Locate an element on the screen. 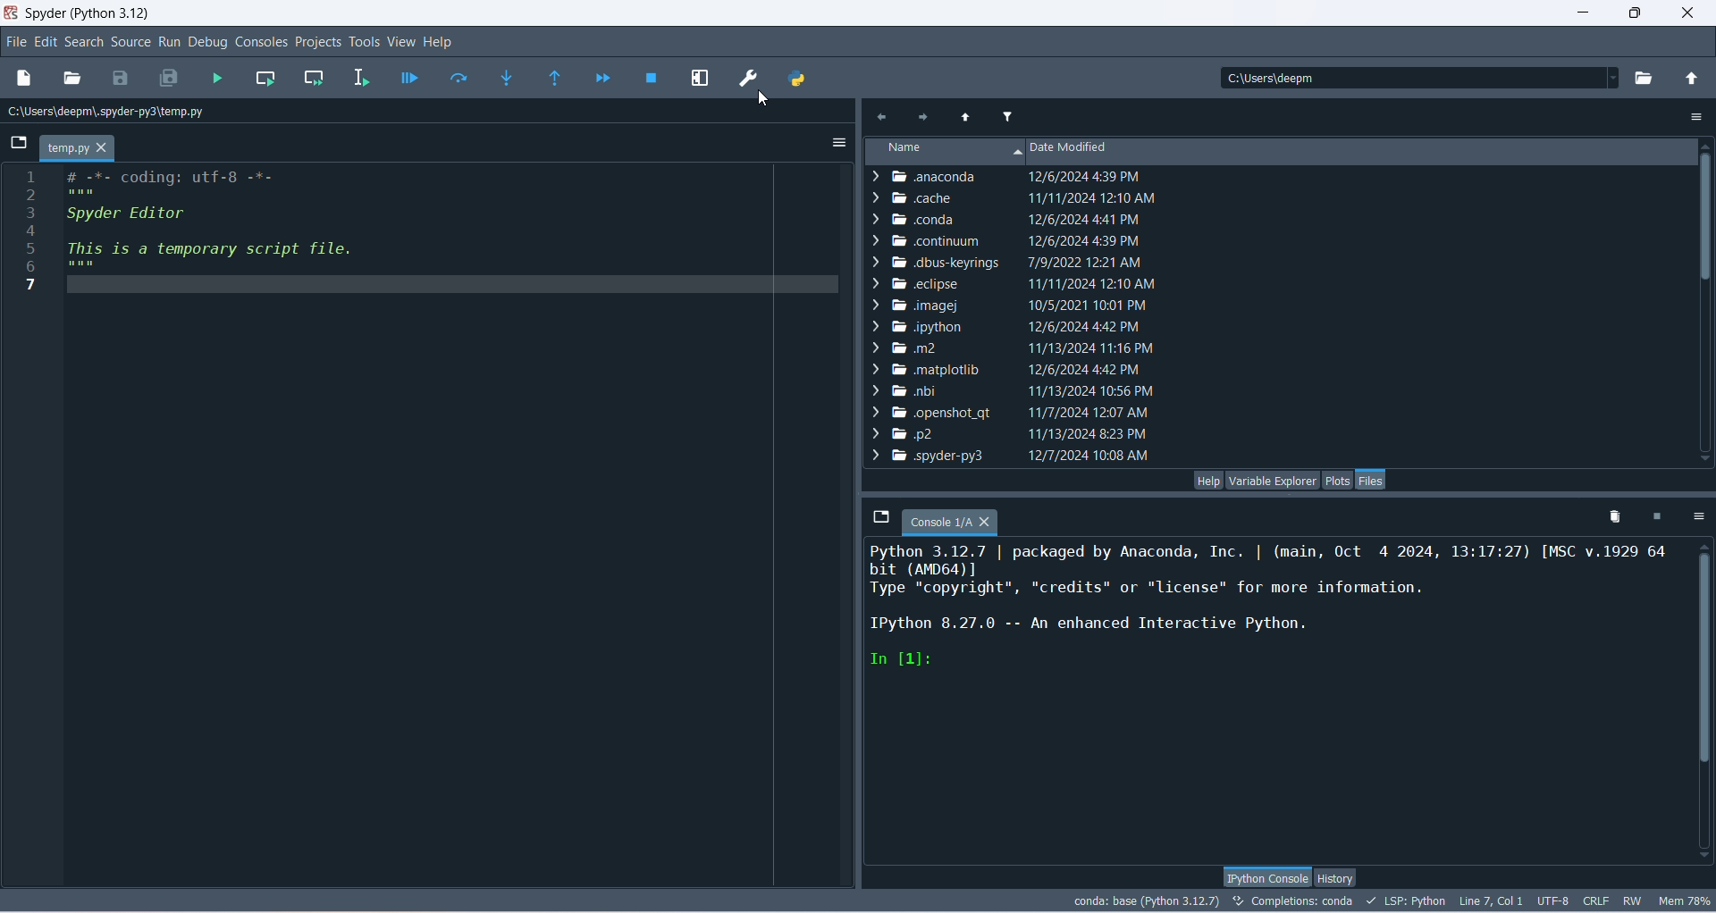  consoles is located at coordinates (262, 41).